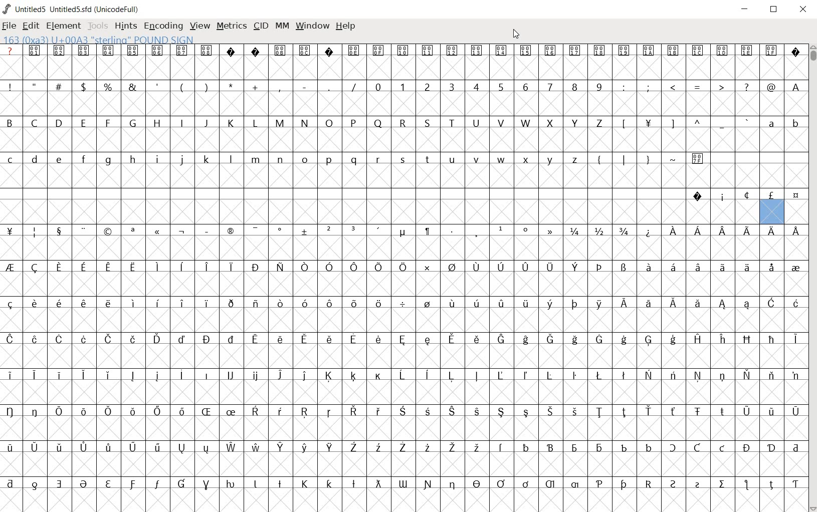  I want to click on Symbol, so click(648, 125).